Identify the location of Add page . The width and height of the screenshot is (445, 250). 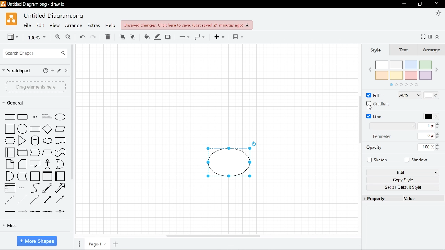
(115, 244).